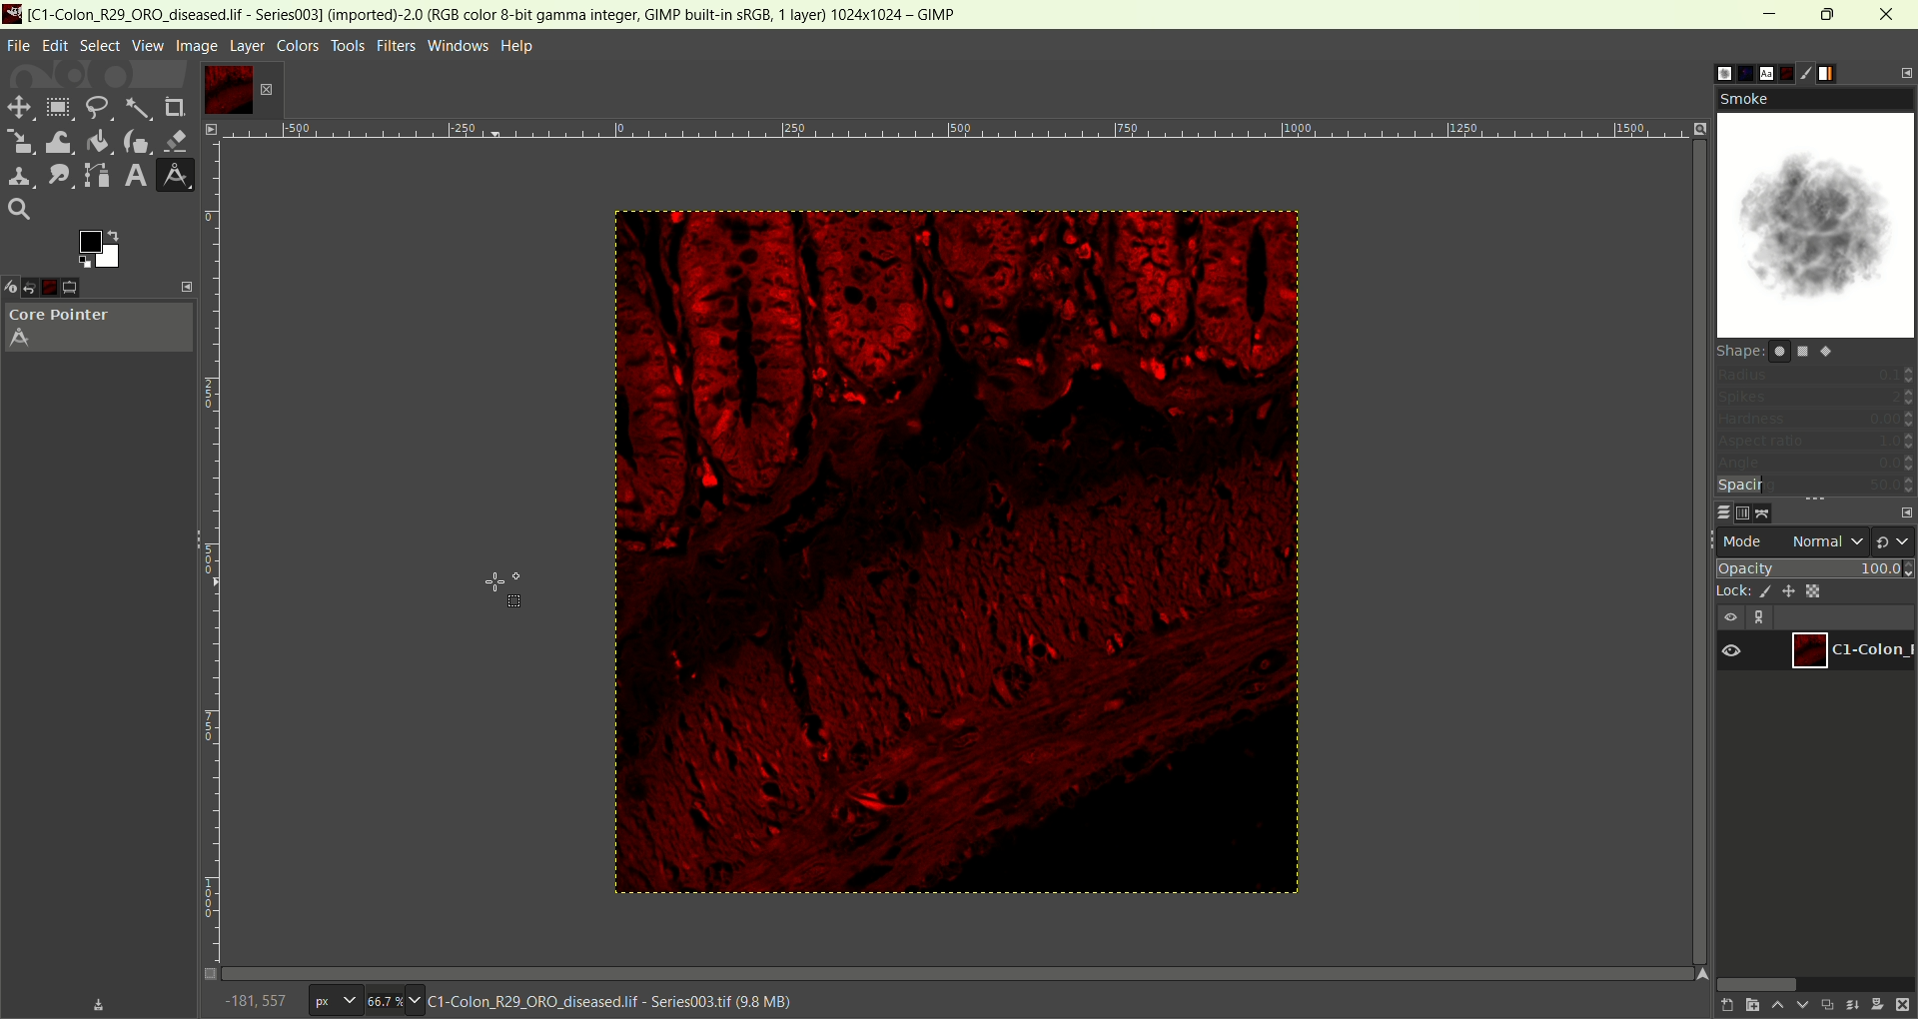  What do you see at coordinates (1787, 590) in the screenshot?
I see `lock position and size` at bounding box center [1787, 590].